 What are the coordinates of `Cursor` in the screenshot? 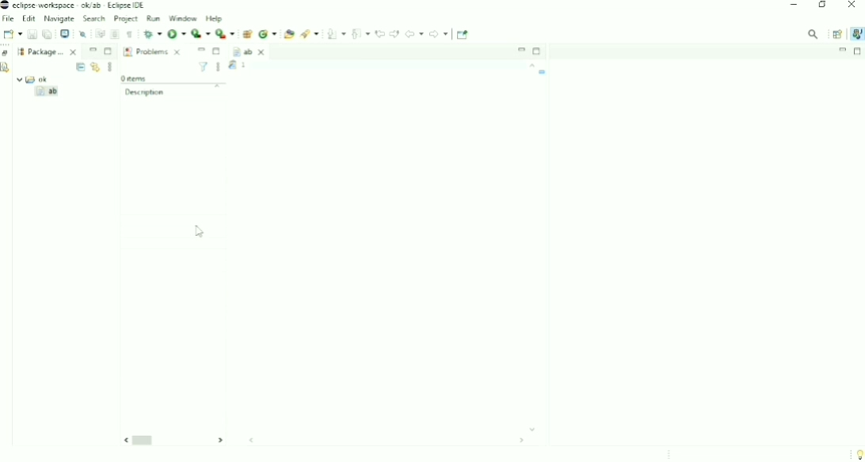 It's located at (199, 230).